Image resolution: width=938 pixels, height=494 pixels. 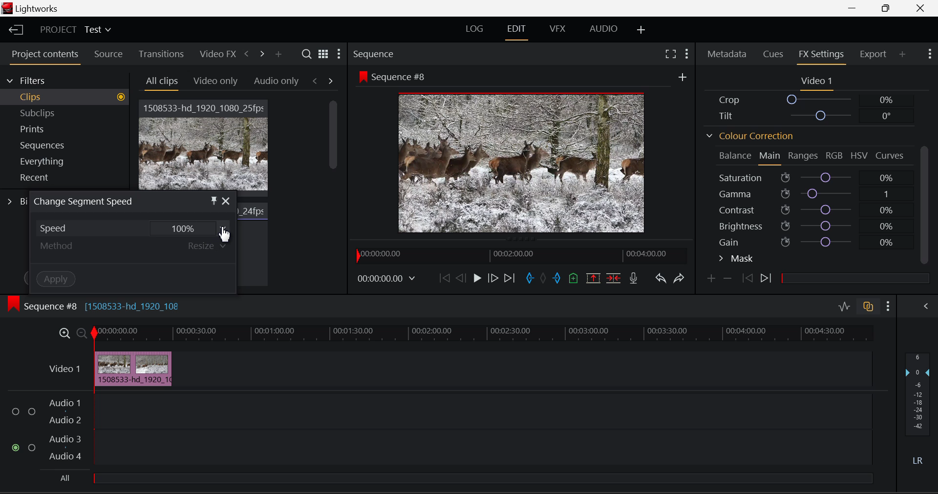 I want to click on Audio 3, so click(x=65, y=440).